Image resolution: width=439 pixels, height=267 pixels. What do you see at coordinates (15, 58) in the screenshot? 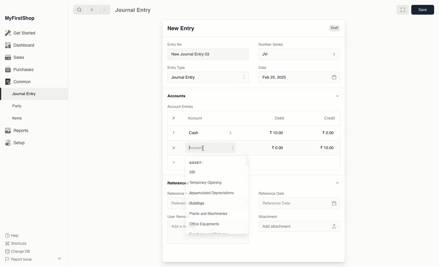
I see `Sales` at bounding box center [15, 58].